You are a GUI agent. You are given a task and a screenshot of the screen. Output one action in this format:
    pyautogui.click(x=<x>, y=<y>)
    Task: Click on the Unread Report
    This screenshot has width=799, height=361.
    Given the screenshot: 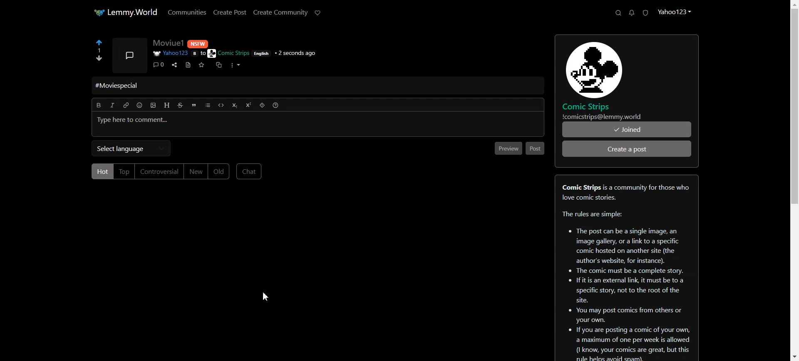 What is the action you would take?
    pyautogui.click(x=645, y=13)
    